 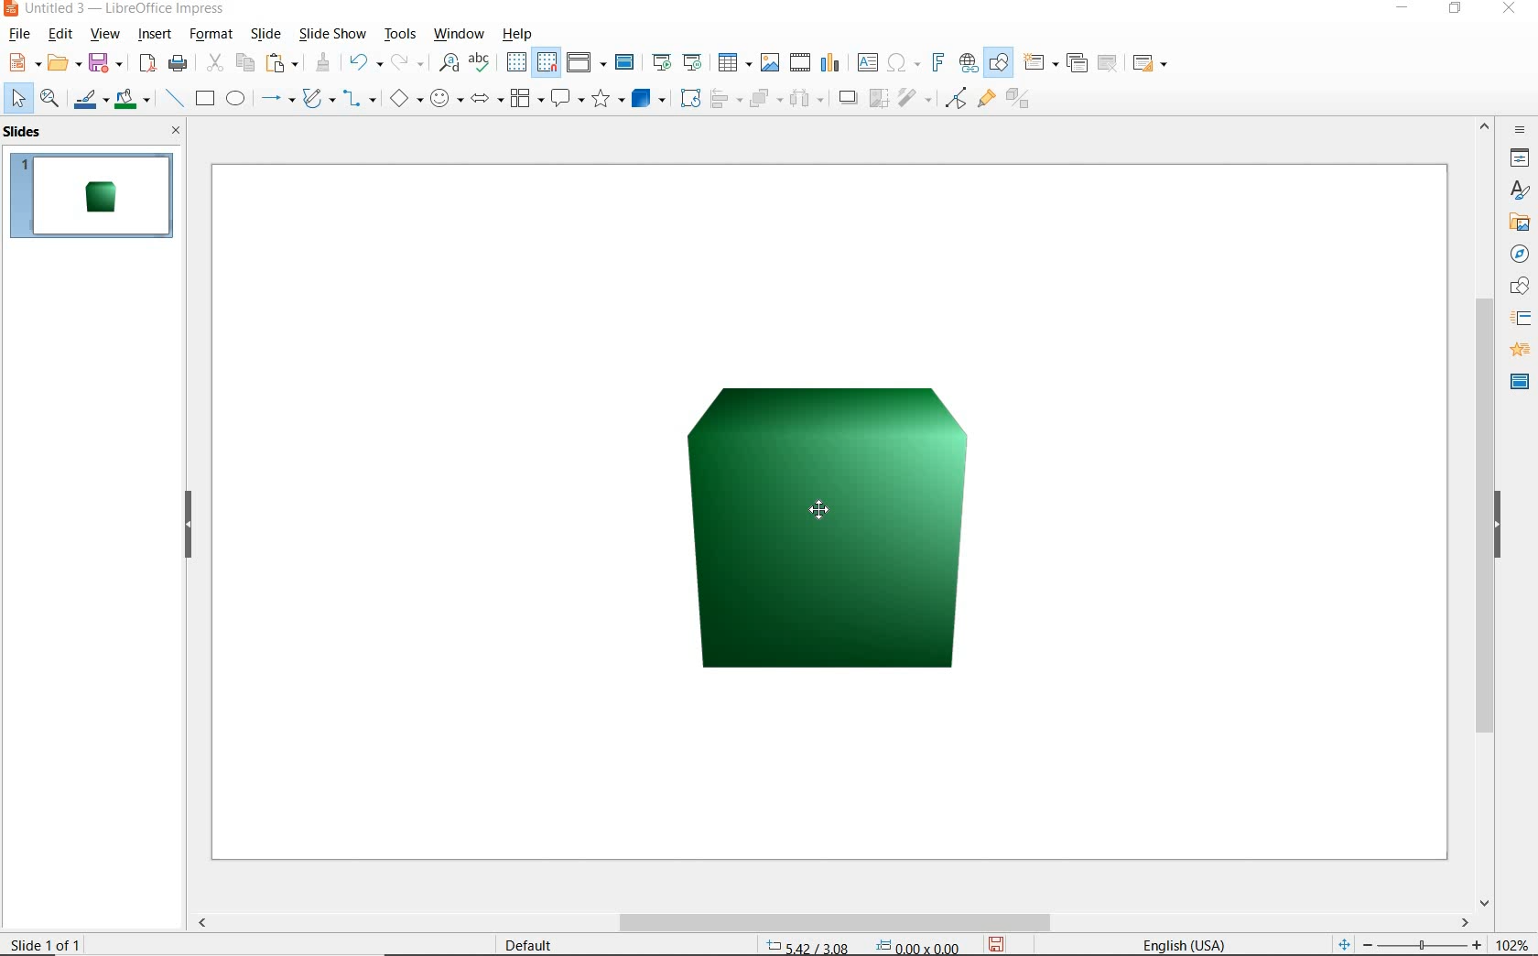 What do you see at coordinates (770, 63) in the screenshot?
I see `insert image` at bounding box center [770, 63].